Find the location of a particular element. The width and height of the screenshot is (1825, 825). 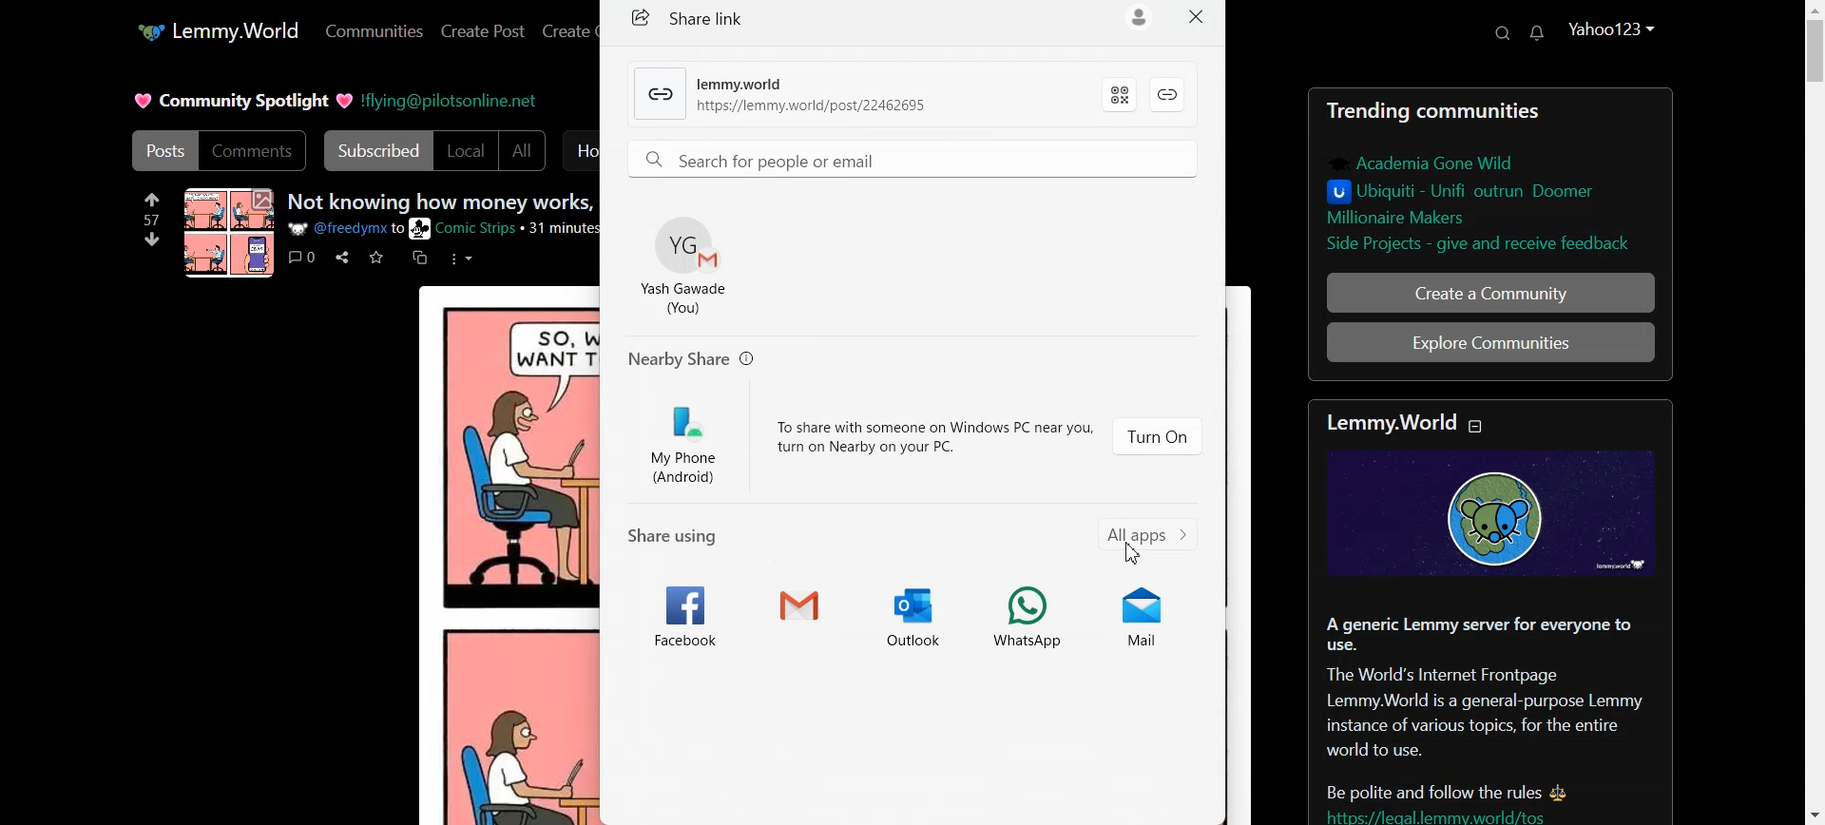

Close is located at coordinates (1197, 18).